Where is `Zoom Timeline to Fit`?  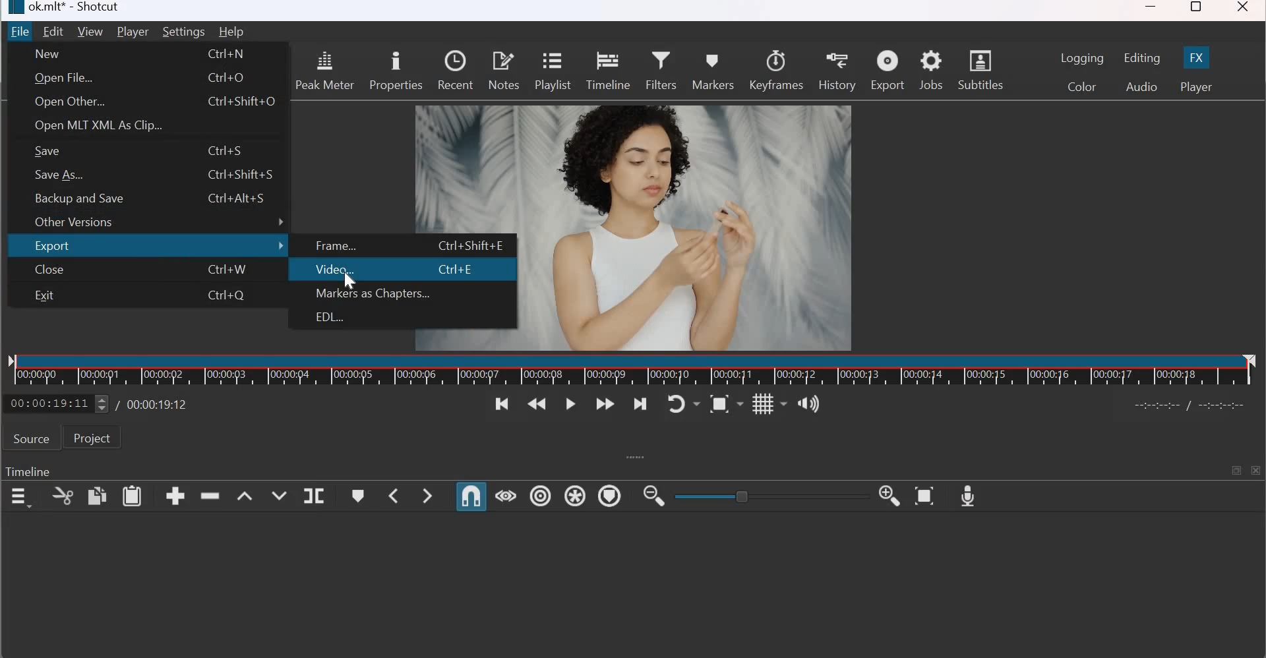
Zoom Timeline to Fit is located at coordinates (926, 496).